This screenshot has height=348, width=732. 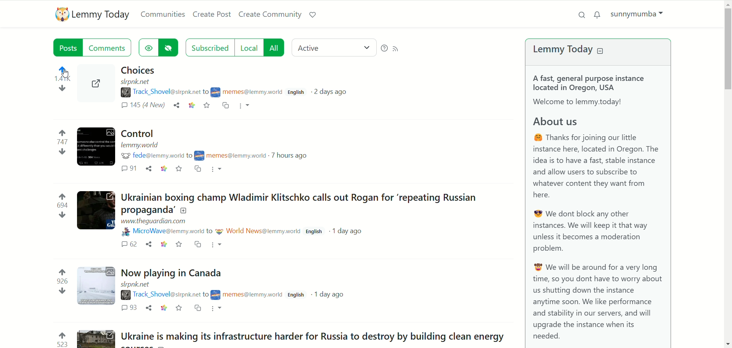 I want to click on Thumbnail, so click(x=98, y=338).